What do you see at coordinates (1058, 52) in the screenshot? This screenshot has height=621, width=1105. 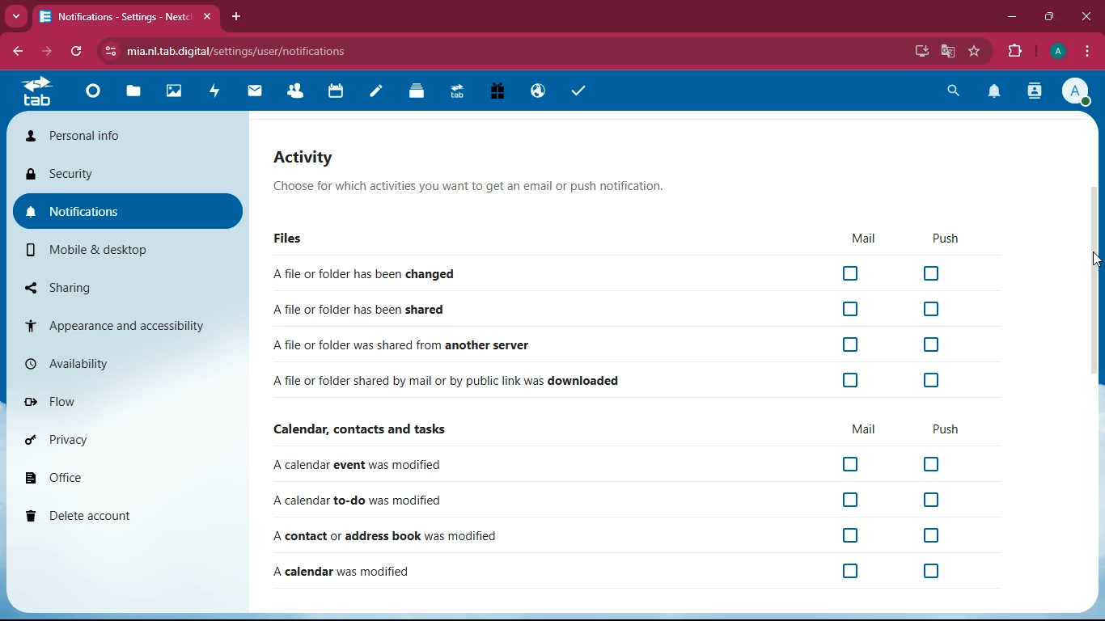 I see `profile` at bounding box center [1058, 52].